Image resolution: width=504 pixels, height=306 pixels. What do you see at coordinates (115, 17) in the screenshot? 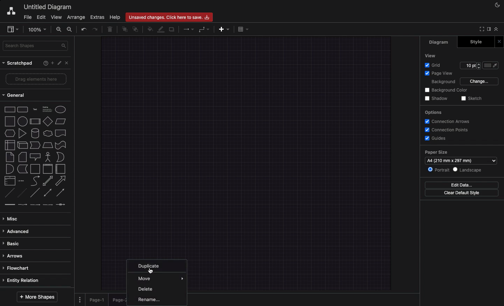
I see `Help` at bounding box center [115, 17].